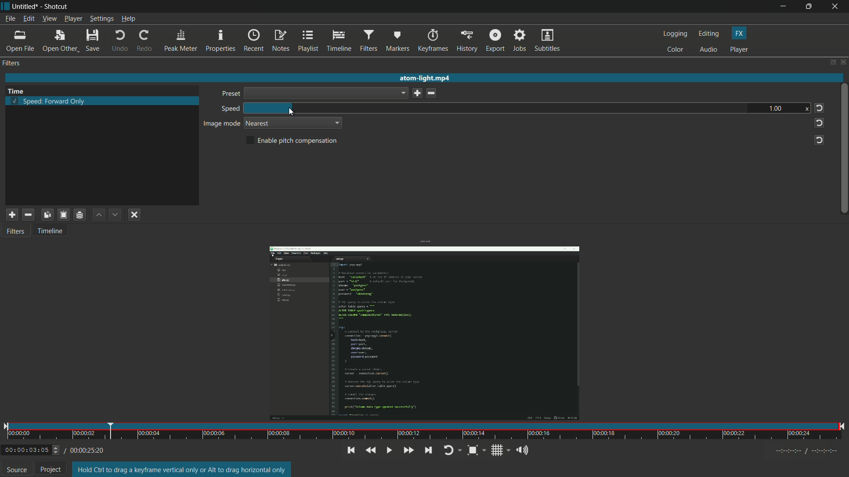  Describe the element at coordinates (427, 77) in the screenshot. I see `atom-light mp4 (opened file)` at that location.